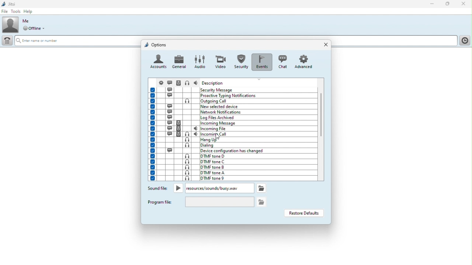  I want to click on Close, so click(464, 4).